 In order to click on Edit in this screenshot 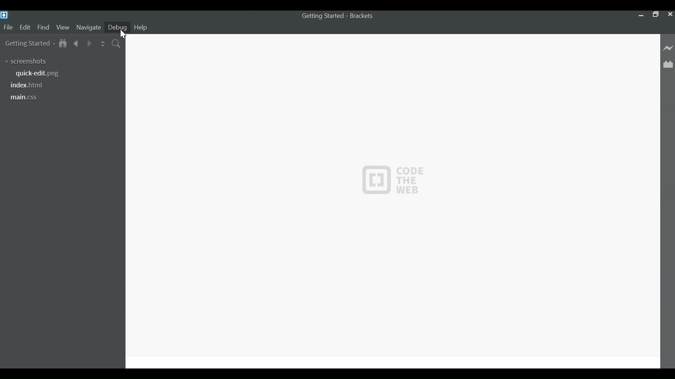, I will do `click(26, 27)`.